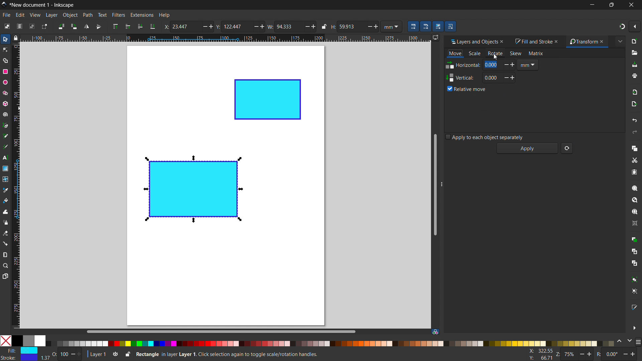 The width and height of the screenshot is (642, 361). Describe the element at coordinates (192, 189) in the screenshot. I see `object 1` at that location.